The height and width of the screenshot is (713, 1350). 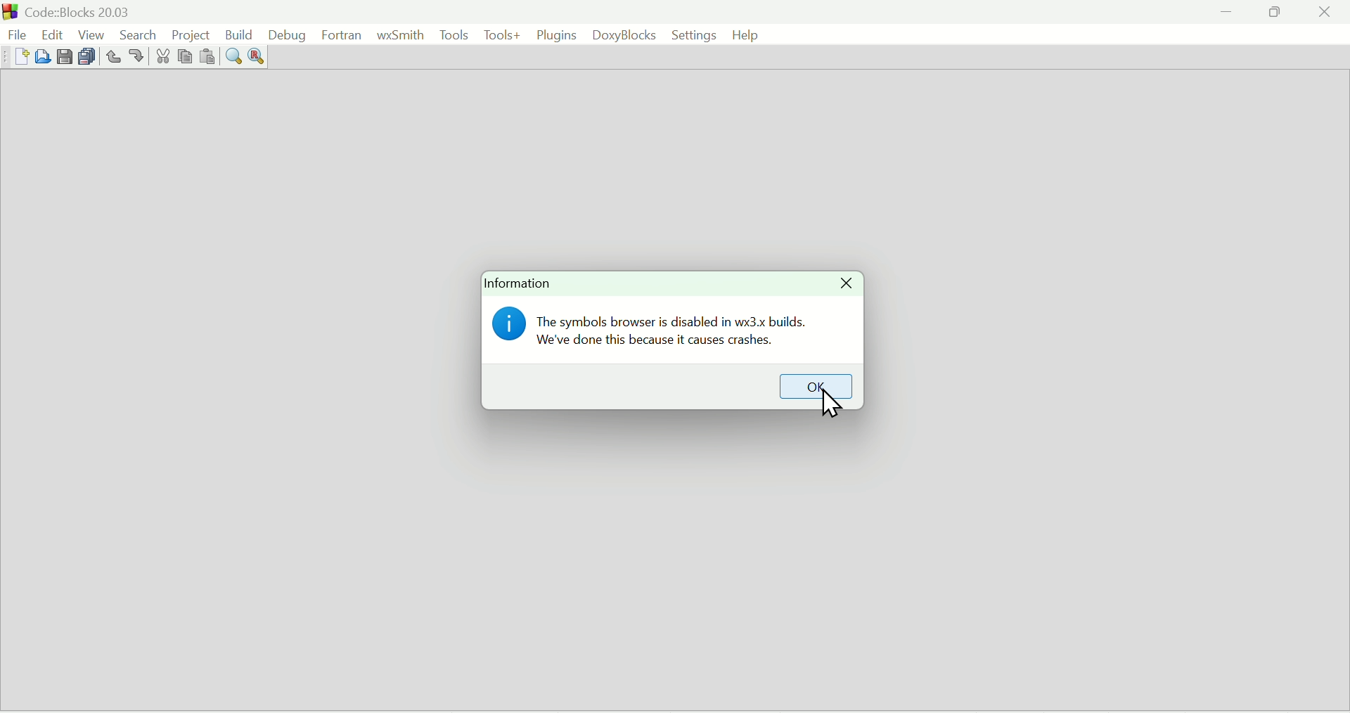 What do you see at coordinates (1324, 12) in the screenshot?
I see `Close` at bounding box center [1324, 12].